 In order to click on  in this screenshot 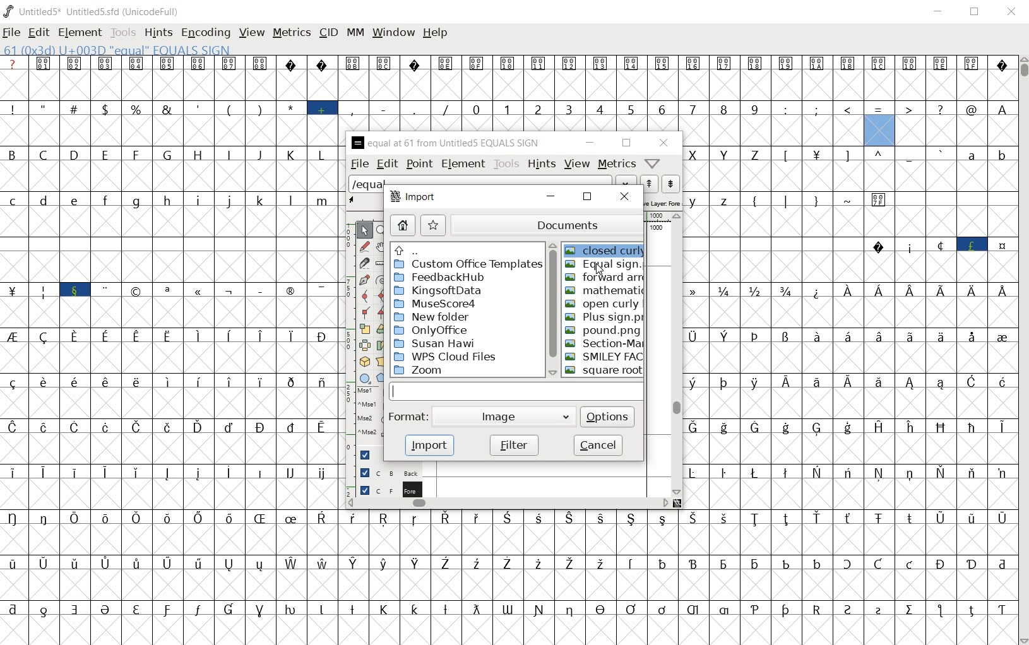, I will do `click(553, 311)`.